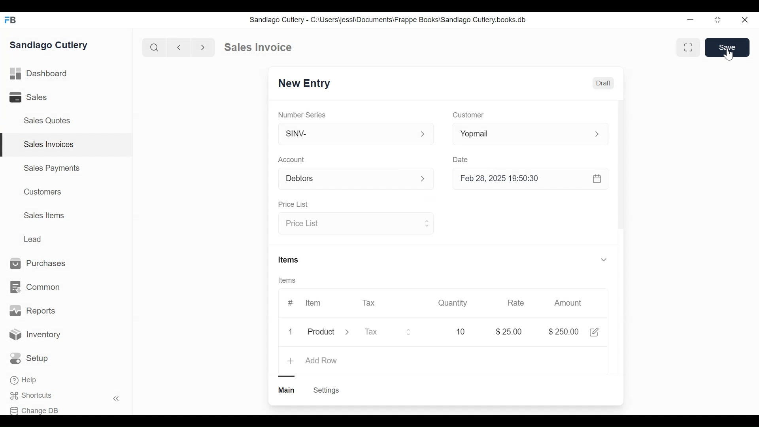 The image size is (759, 427). I want to click on Inventory, so click(35, 336).